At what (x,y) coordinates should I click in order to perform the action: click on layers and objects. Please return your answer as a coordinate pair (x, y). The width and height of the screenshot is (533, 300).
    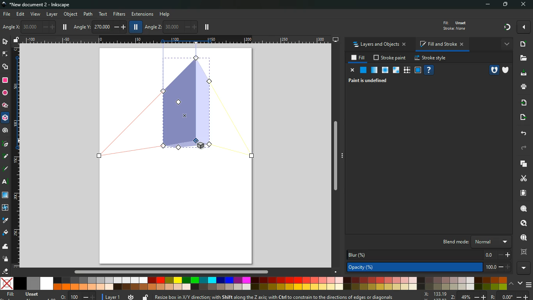
    Looking at the image, I should click on (379, 45).